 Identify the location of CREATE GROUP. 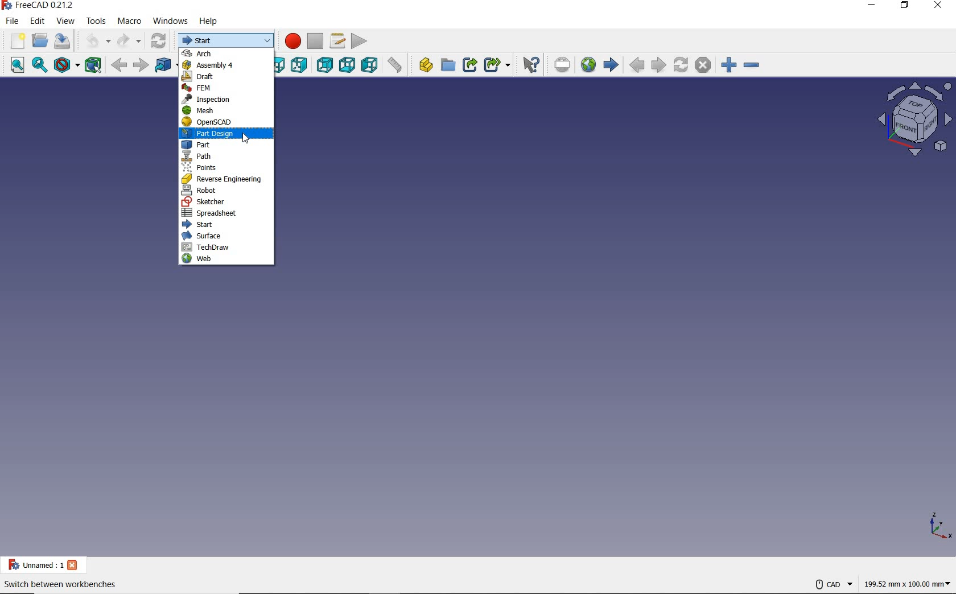
(448, 64).